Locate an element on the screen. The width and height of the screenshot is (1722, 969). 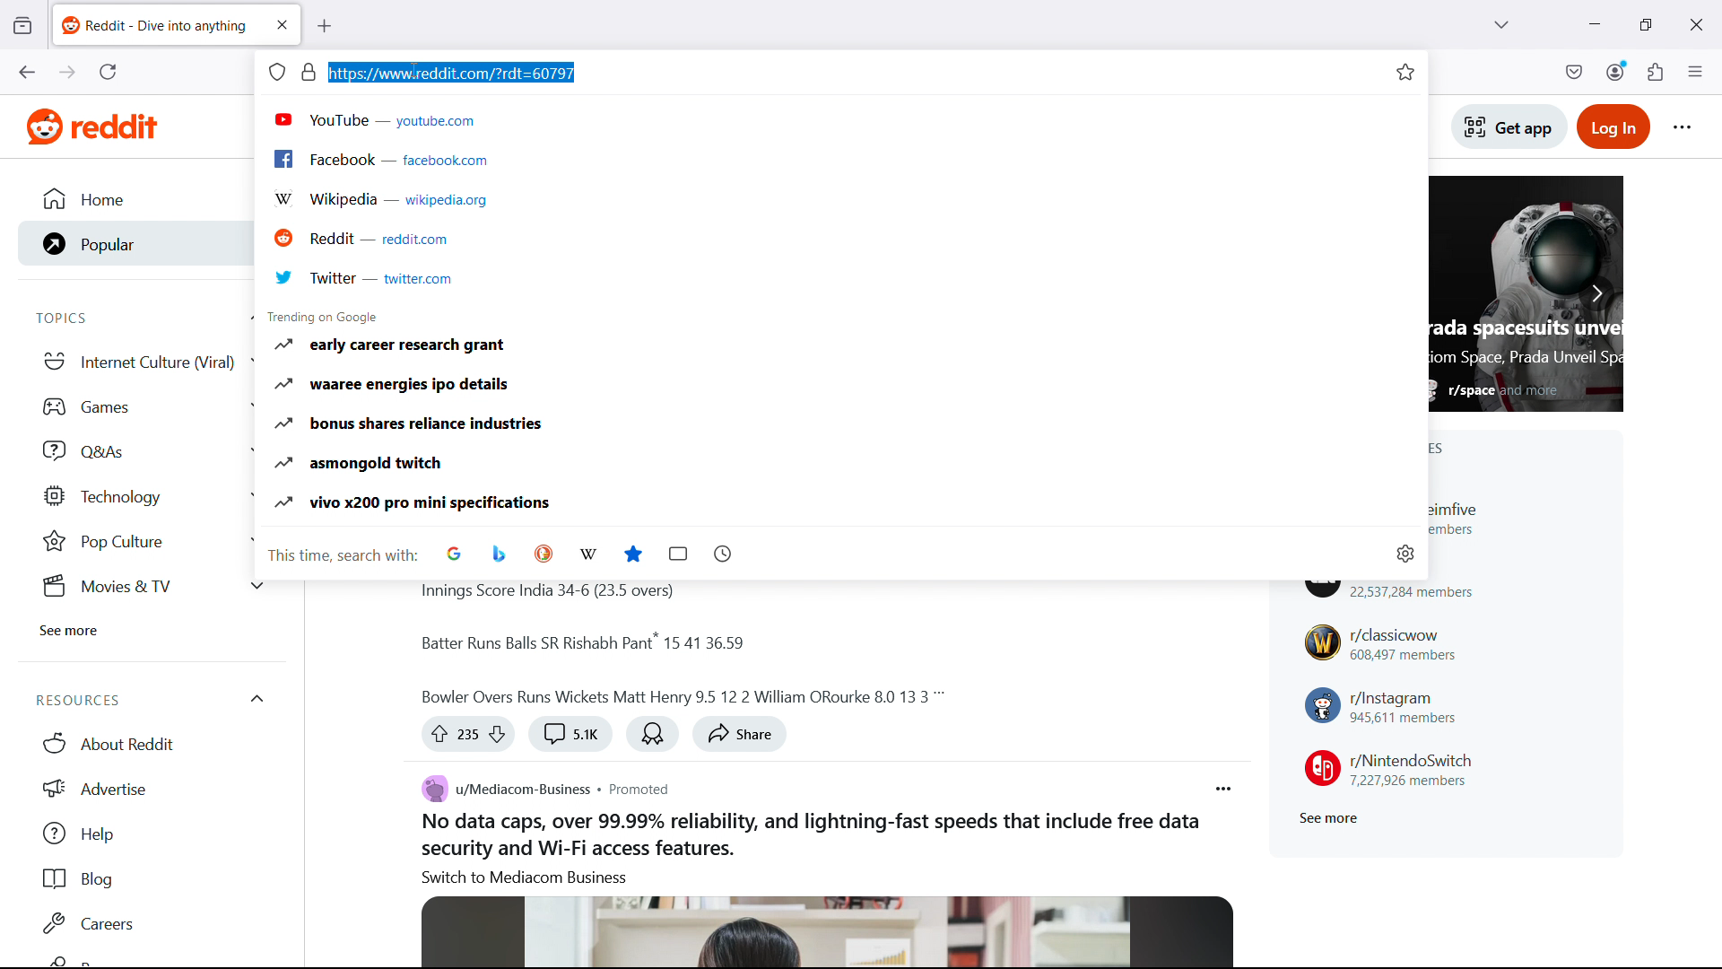
r/classicwow is located at coordinates (1382, 643).